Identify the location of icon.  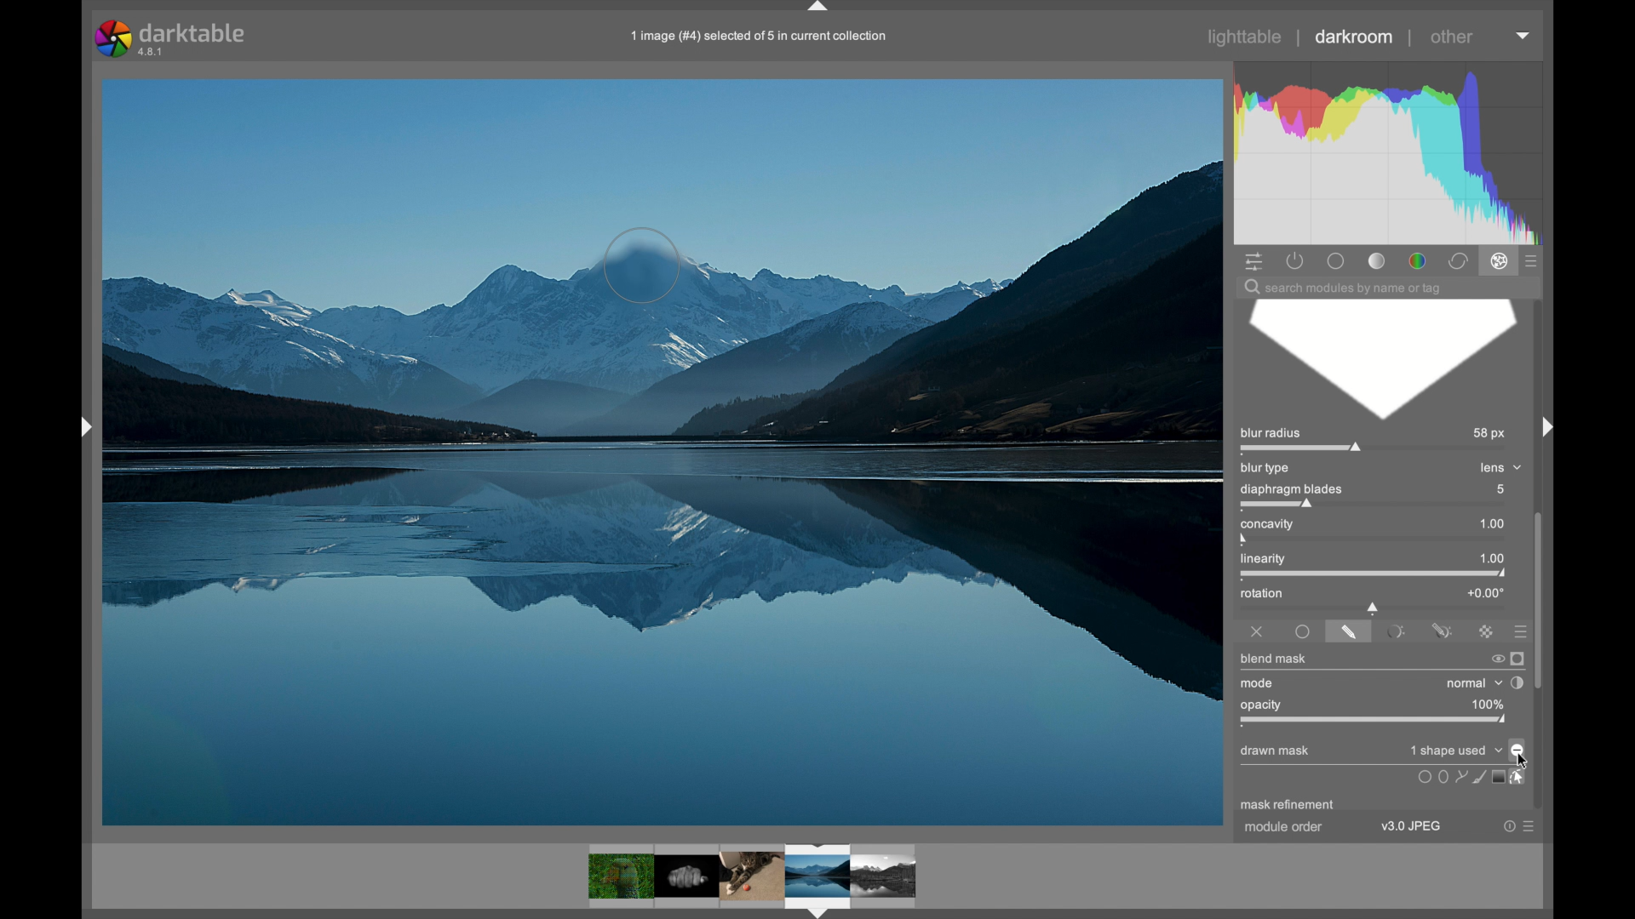
(1477, 777).